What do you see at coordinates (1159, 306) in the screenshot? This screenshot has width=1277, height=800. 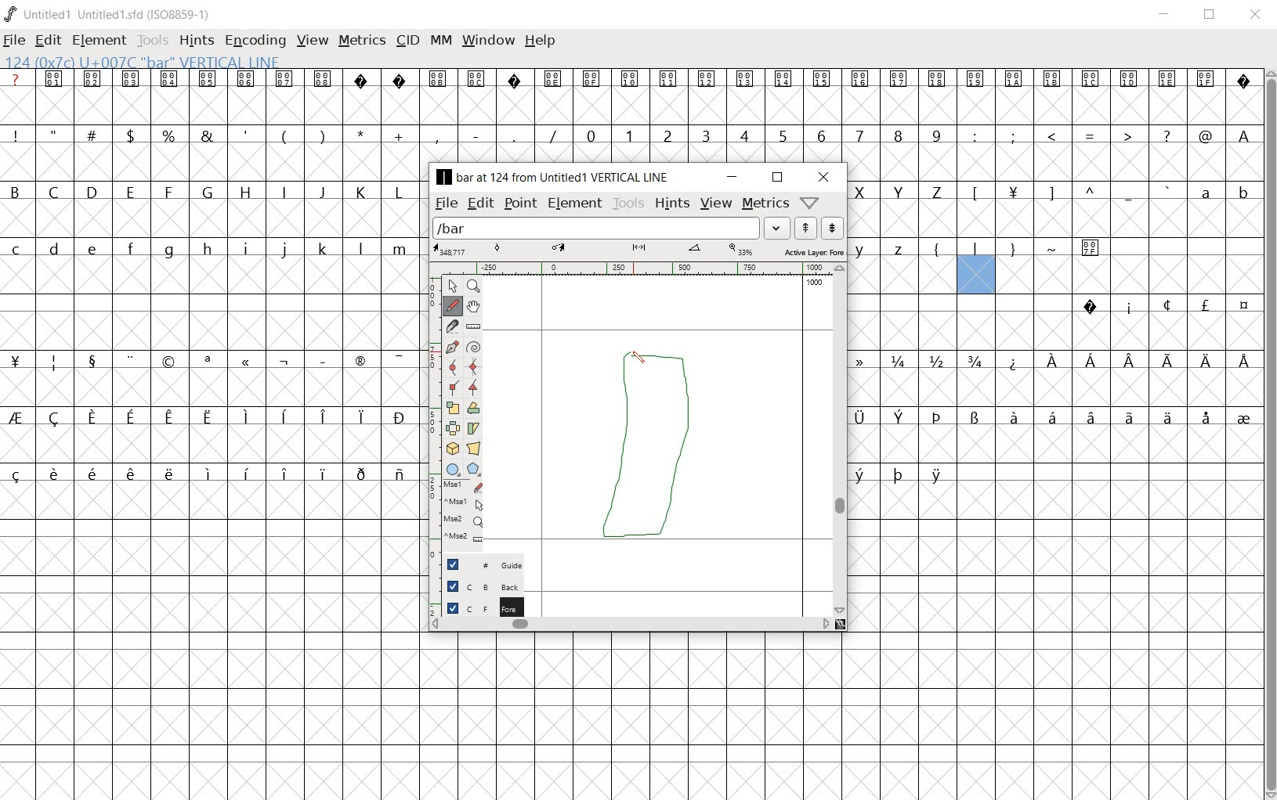 I see `special symbols` at bounding box center [1159, 306].